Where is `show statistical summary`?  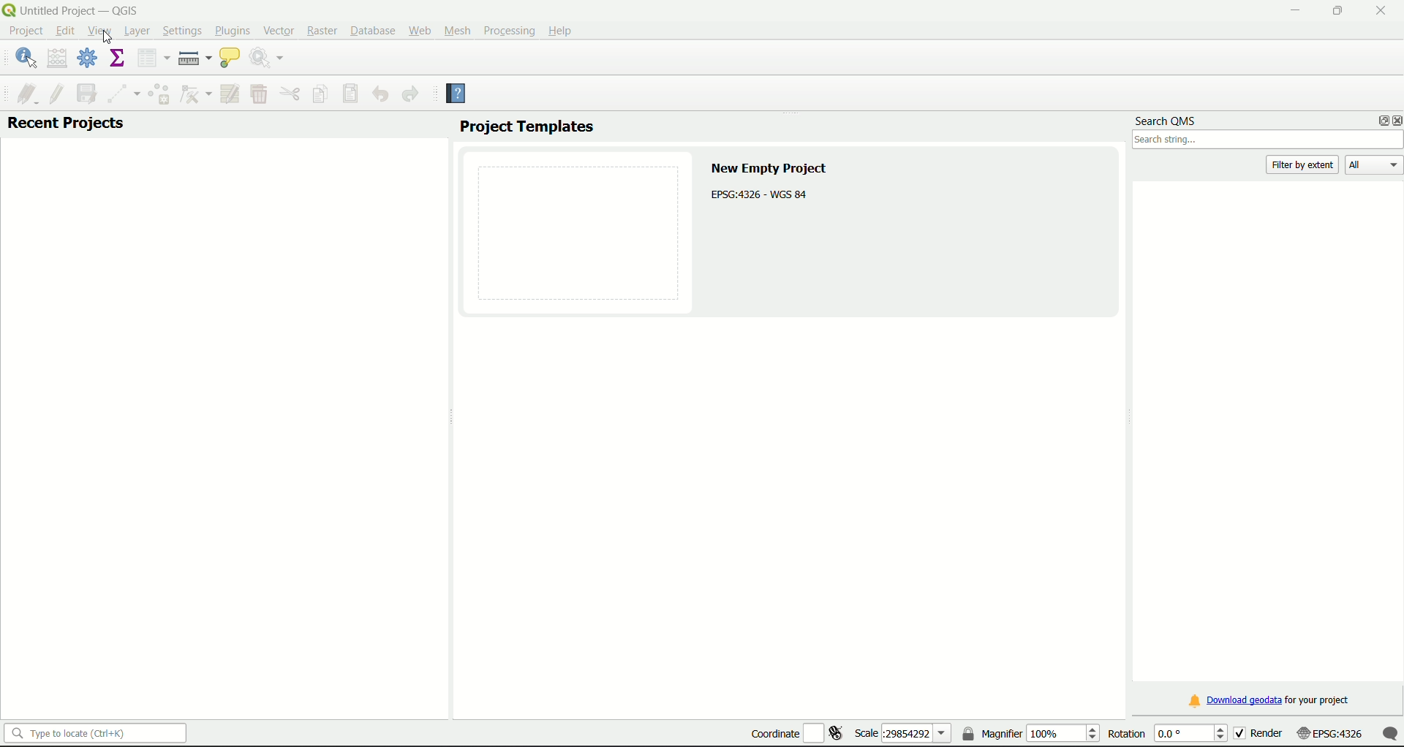
show statistical summary is located at coordinates (116, 58).